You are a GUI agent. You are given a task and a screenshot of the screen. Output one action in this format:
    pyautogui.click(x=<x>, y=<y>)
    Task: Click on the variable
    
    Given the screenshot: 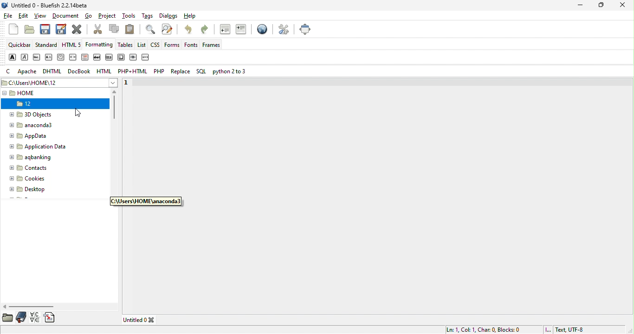 What is the action you would take?
    pyautogui.click(x=145, y=57)
    